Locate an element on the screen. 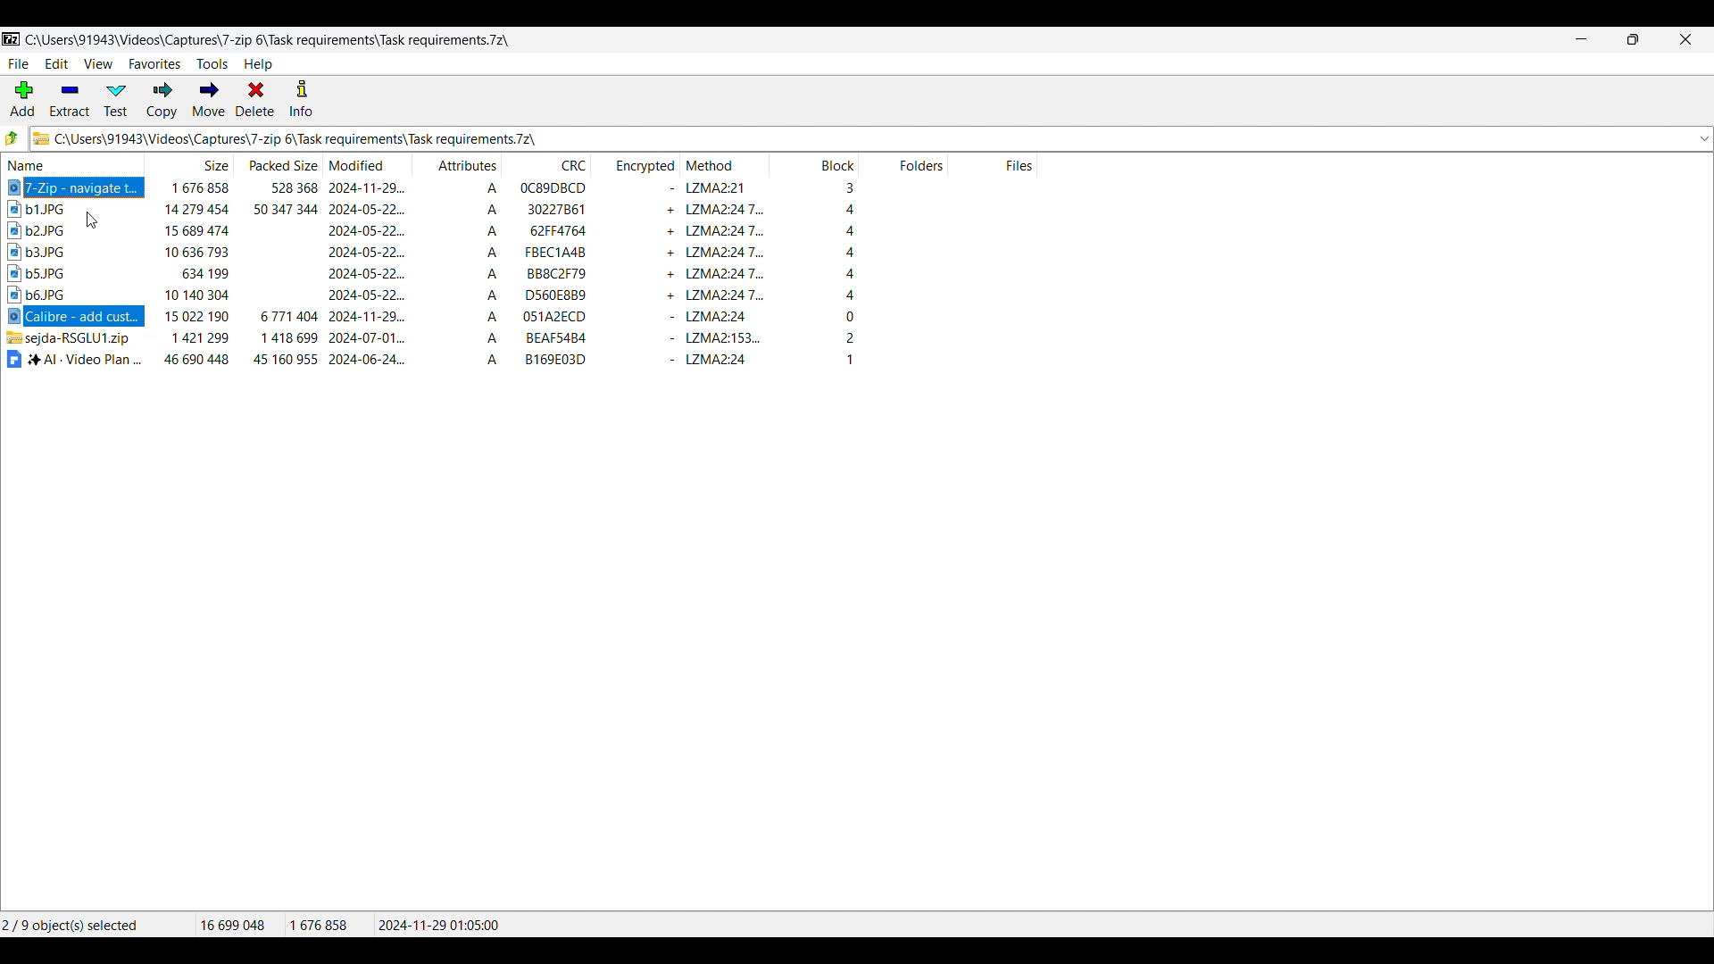 Image resolution: width=1714 pixels, height=964 pixels. dropdown is located at coordinates (1703, 139).